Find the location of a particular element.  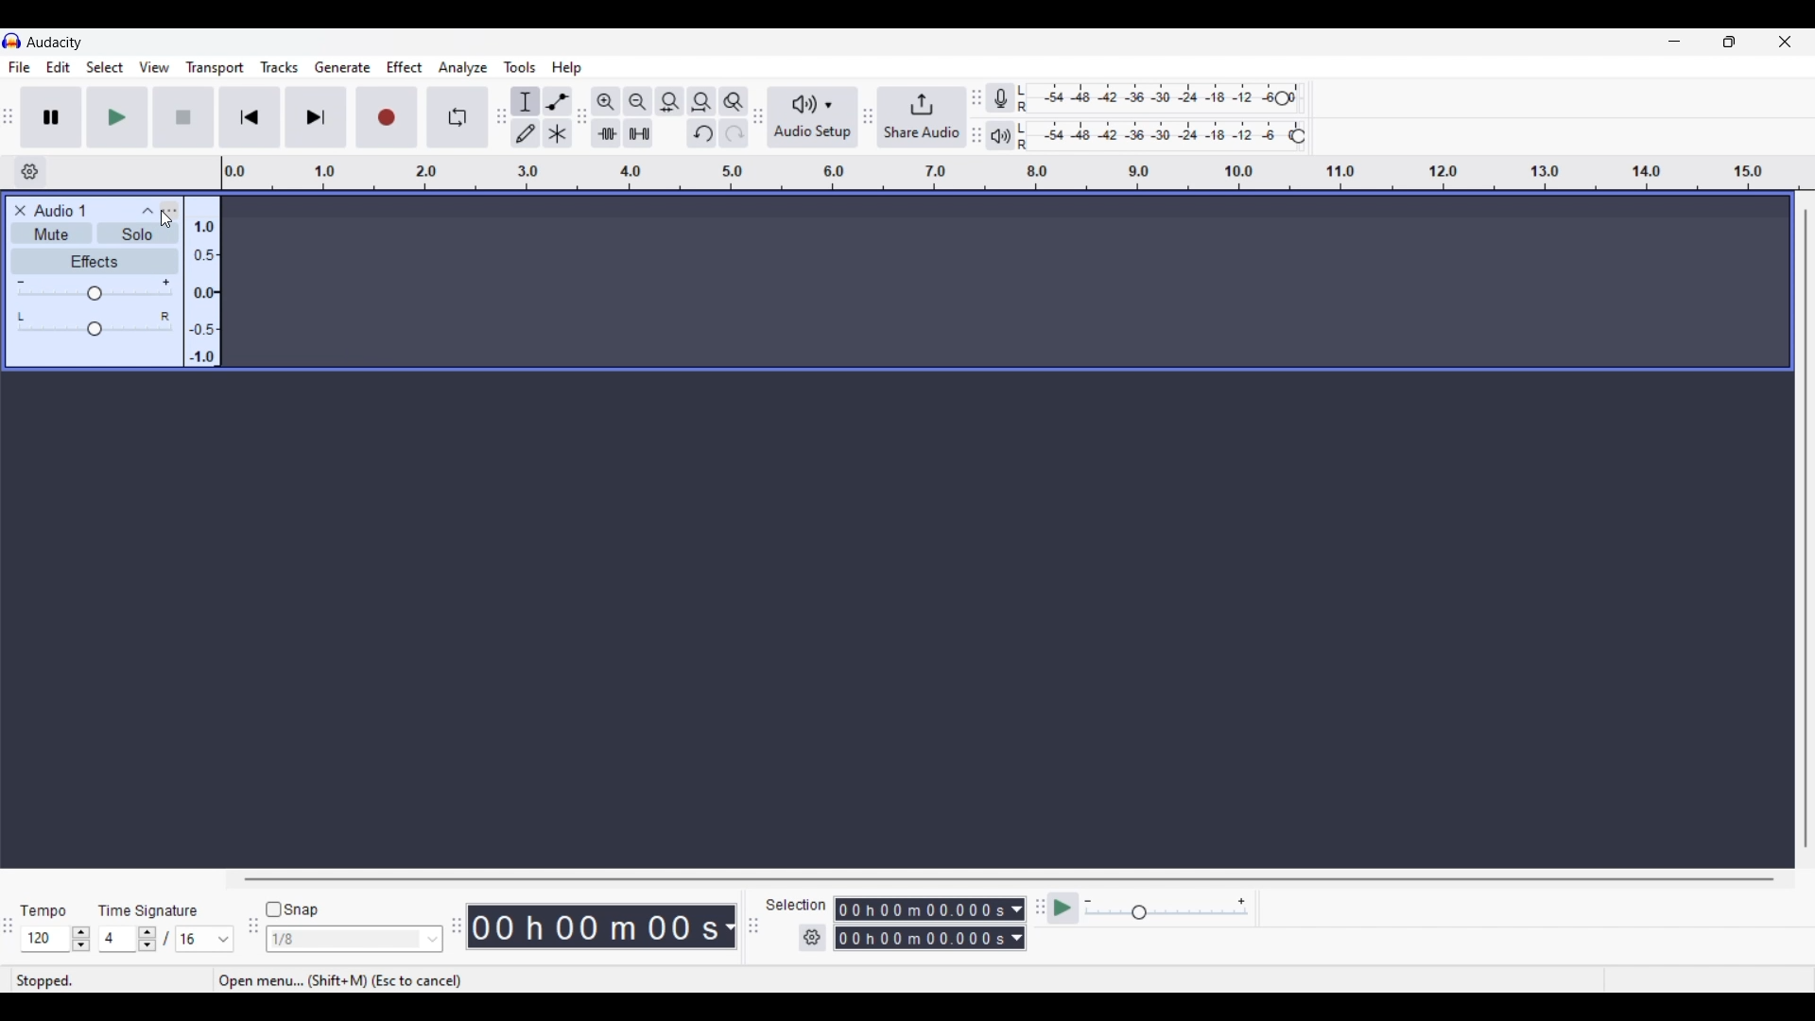

Decrease playback speed to minimum is located at coordinates (1088, 902).